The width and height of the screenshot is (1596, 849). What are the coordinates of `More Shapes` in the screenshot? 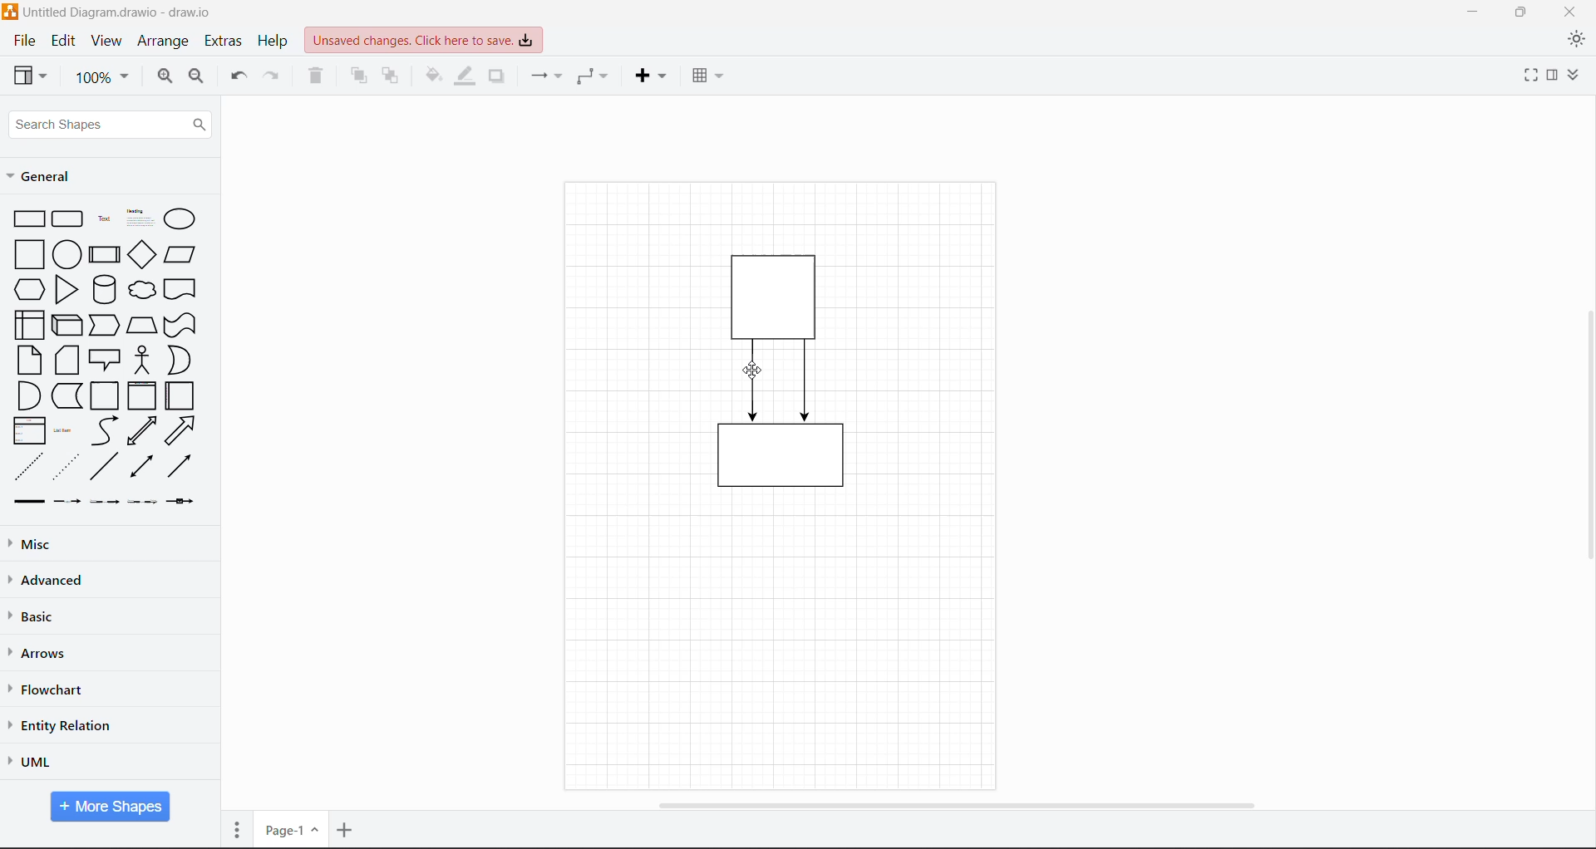 It's located at (111, 807).